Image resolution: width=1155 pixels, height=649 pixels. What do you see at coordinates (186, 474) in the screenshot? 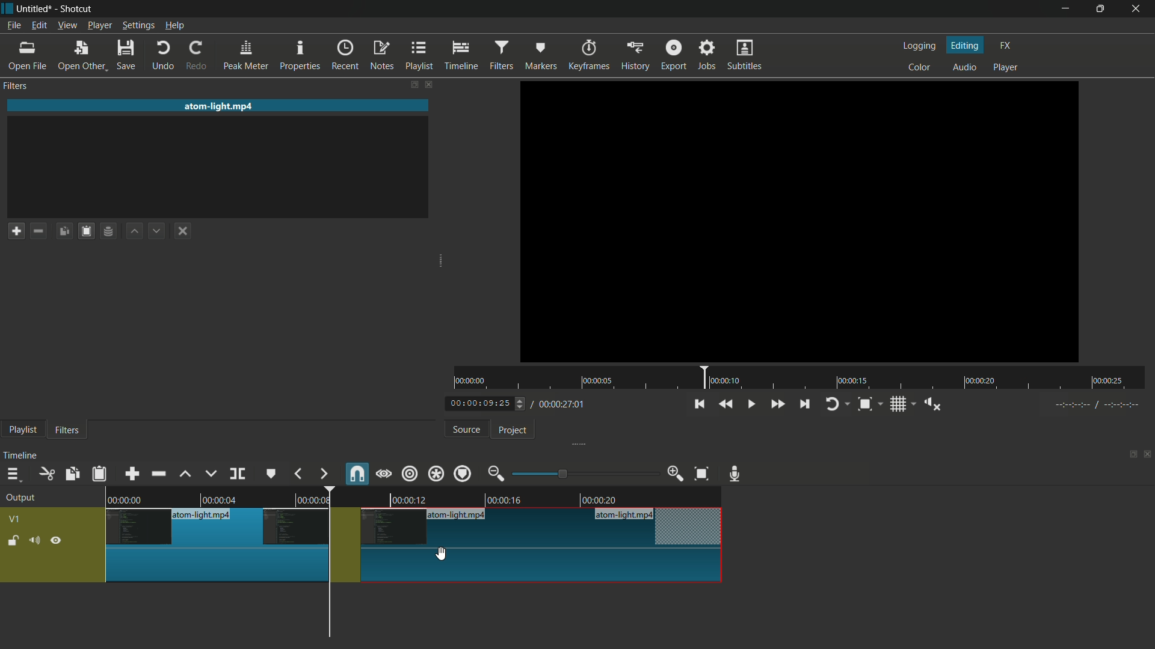
I see `lift` at bounding box center [186, 474].